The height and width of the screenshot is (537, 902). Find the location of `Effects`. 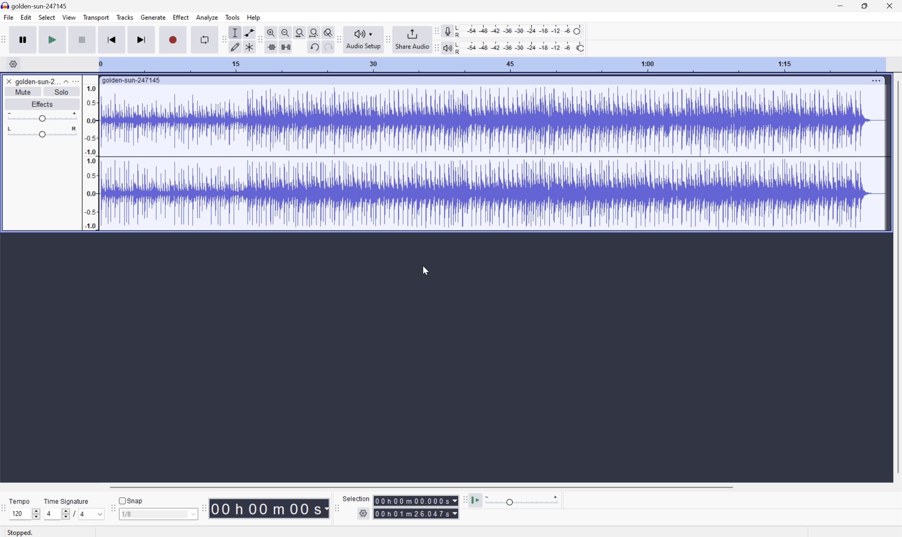

Effects is located at coordinates (43, 104).